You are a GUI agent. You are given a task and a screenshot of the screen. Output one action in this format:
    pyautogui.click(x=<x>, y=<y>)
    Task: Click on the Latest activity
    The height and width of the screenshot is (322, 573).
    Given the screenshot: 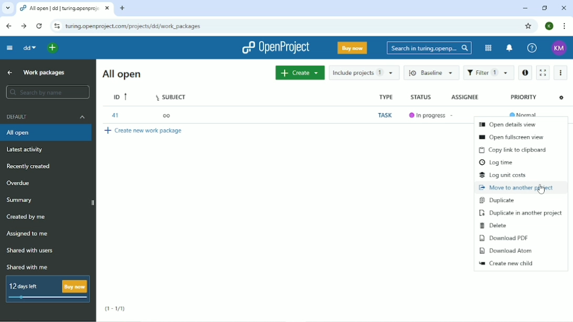 What is the action you would take?
    pyautogui.click(x=26, y=149)
    